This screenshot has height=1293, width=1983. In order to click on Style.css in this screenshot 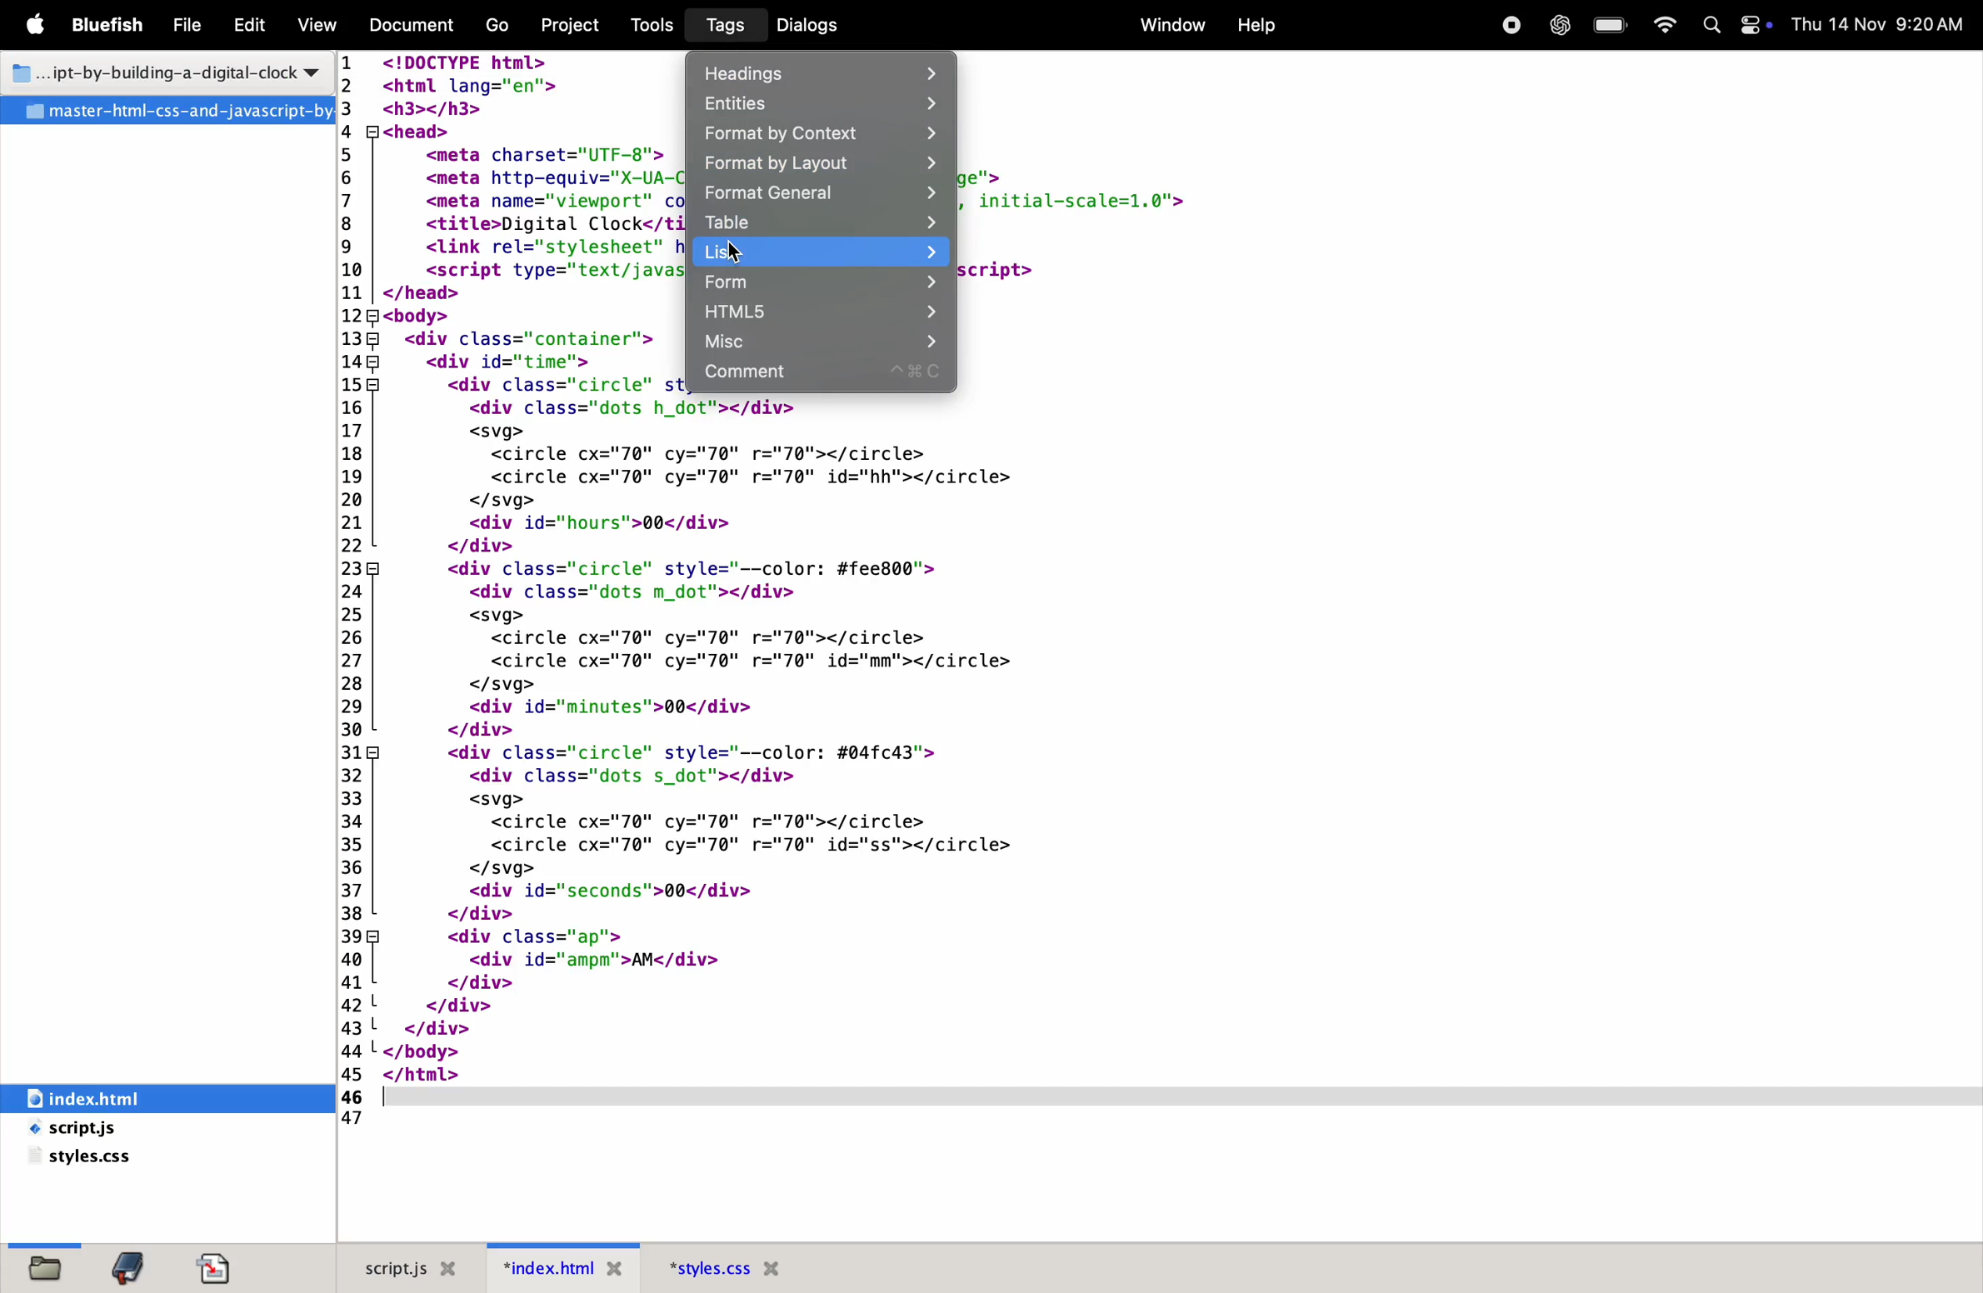, I will do `click(757, 1267)`.